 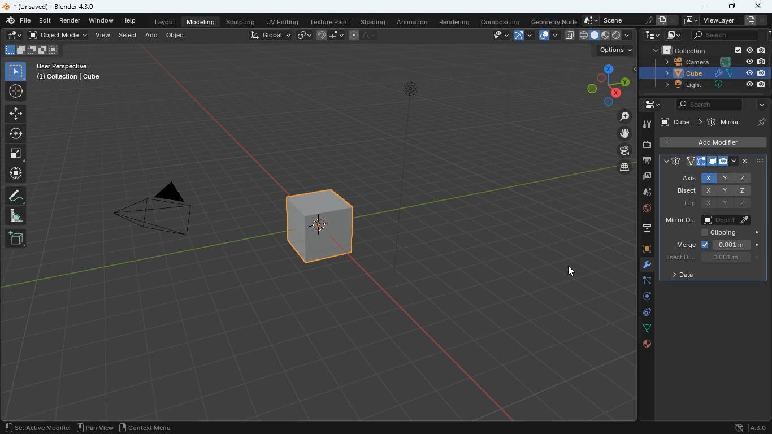 I want to click on camera, so click(x=707, y=62).